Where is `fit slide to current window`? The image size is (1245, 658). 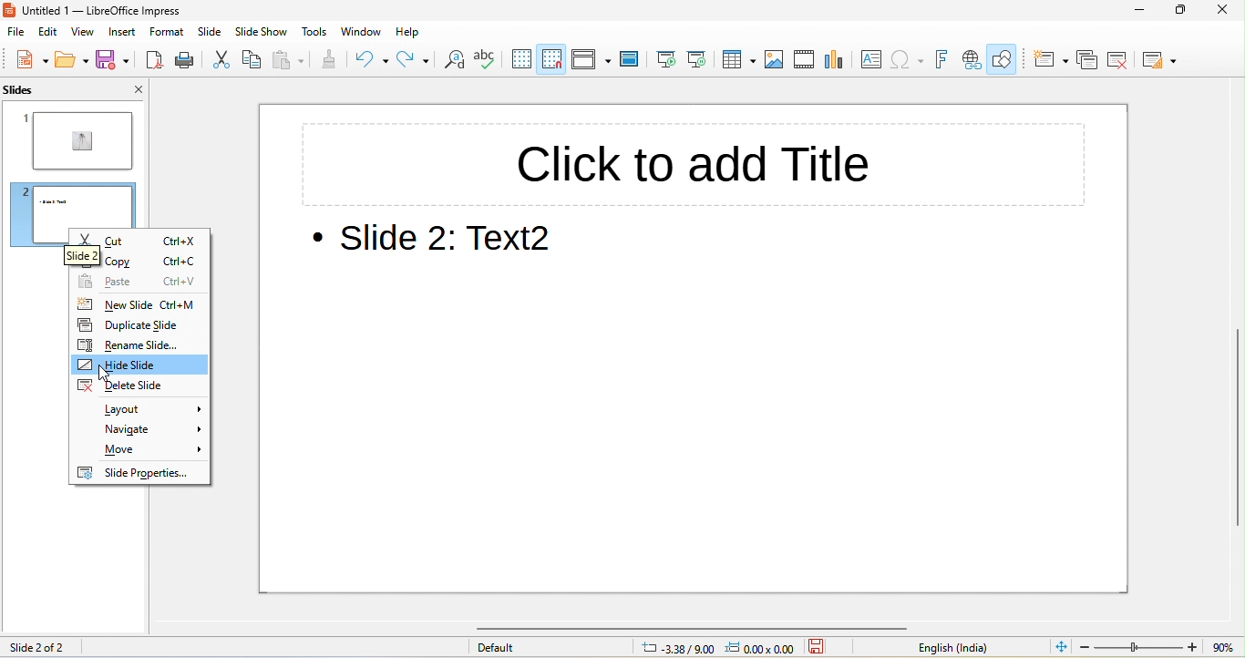
fit slide to current window is located at coordinates (1060, 647).